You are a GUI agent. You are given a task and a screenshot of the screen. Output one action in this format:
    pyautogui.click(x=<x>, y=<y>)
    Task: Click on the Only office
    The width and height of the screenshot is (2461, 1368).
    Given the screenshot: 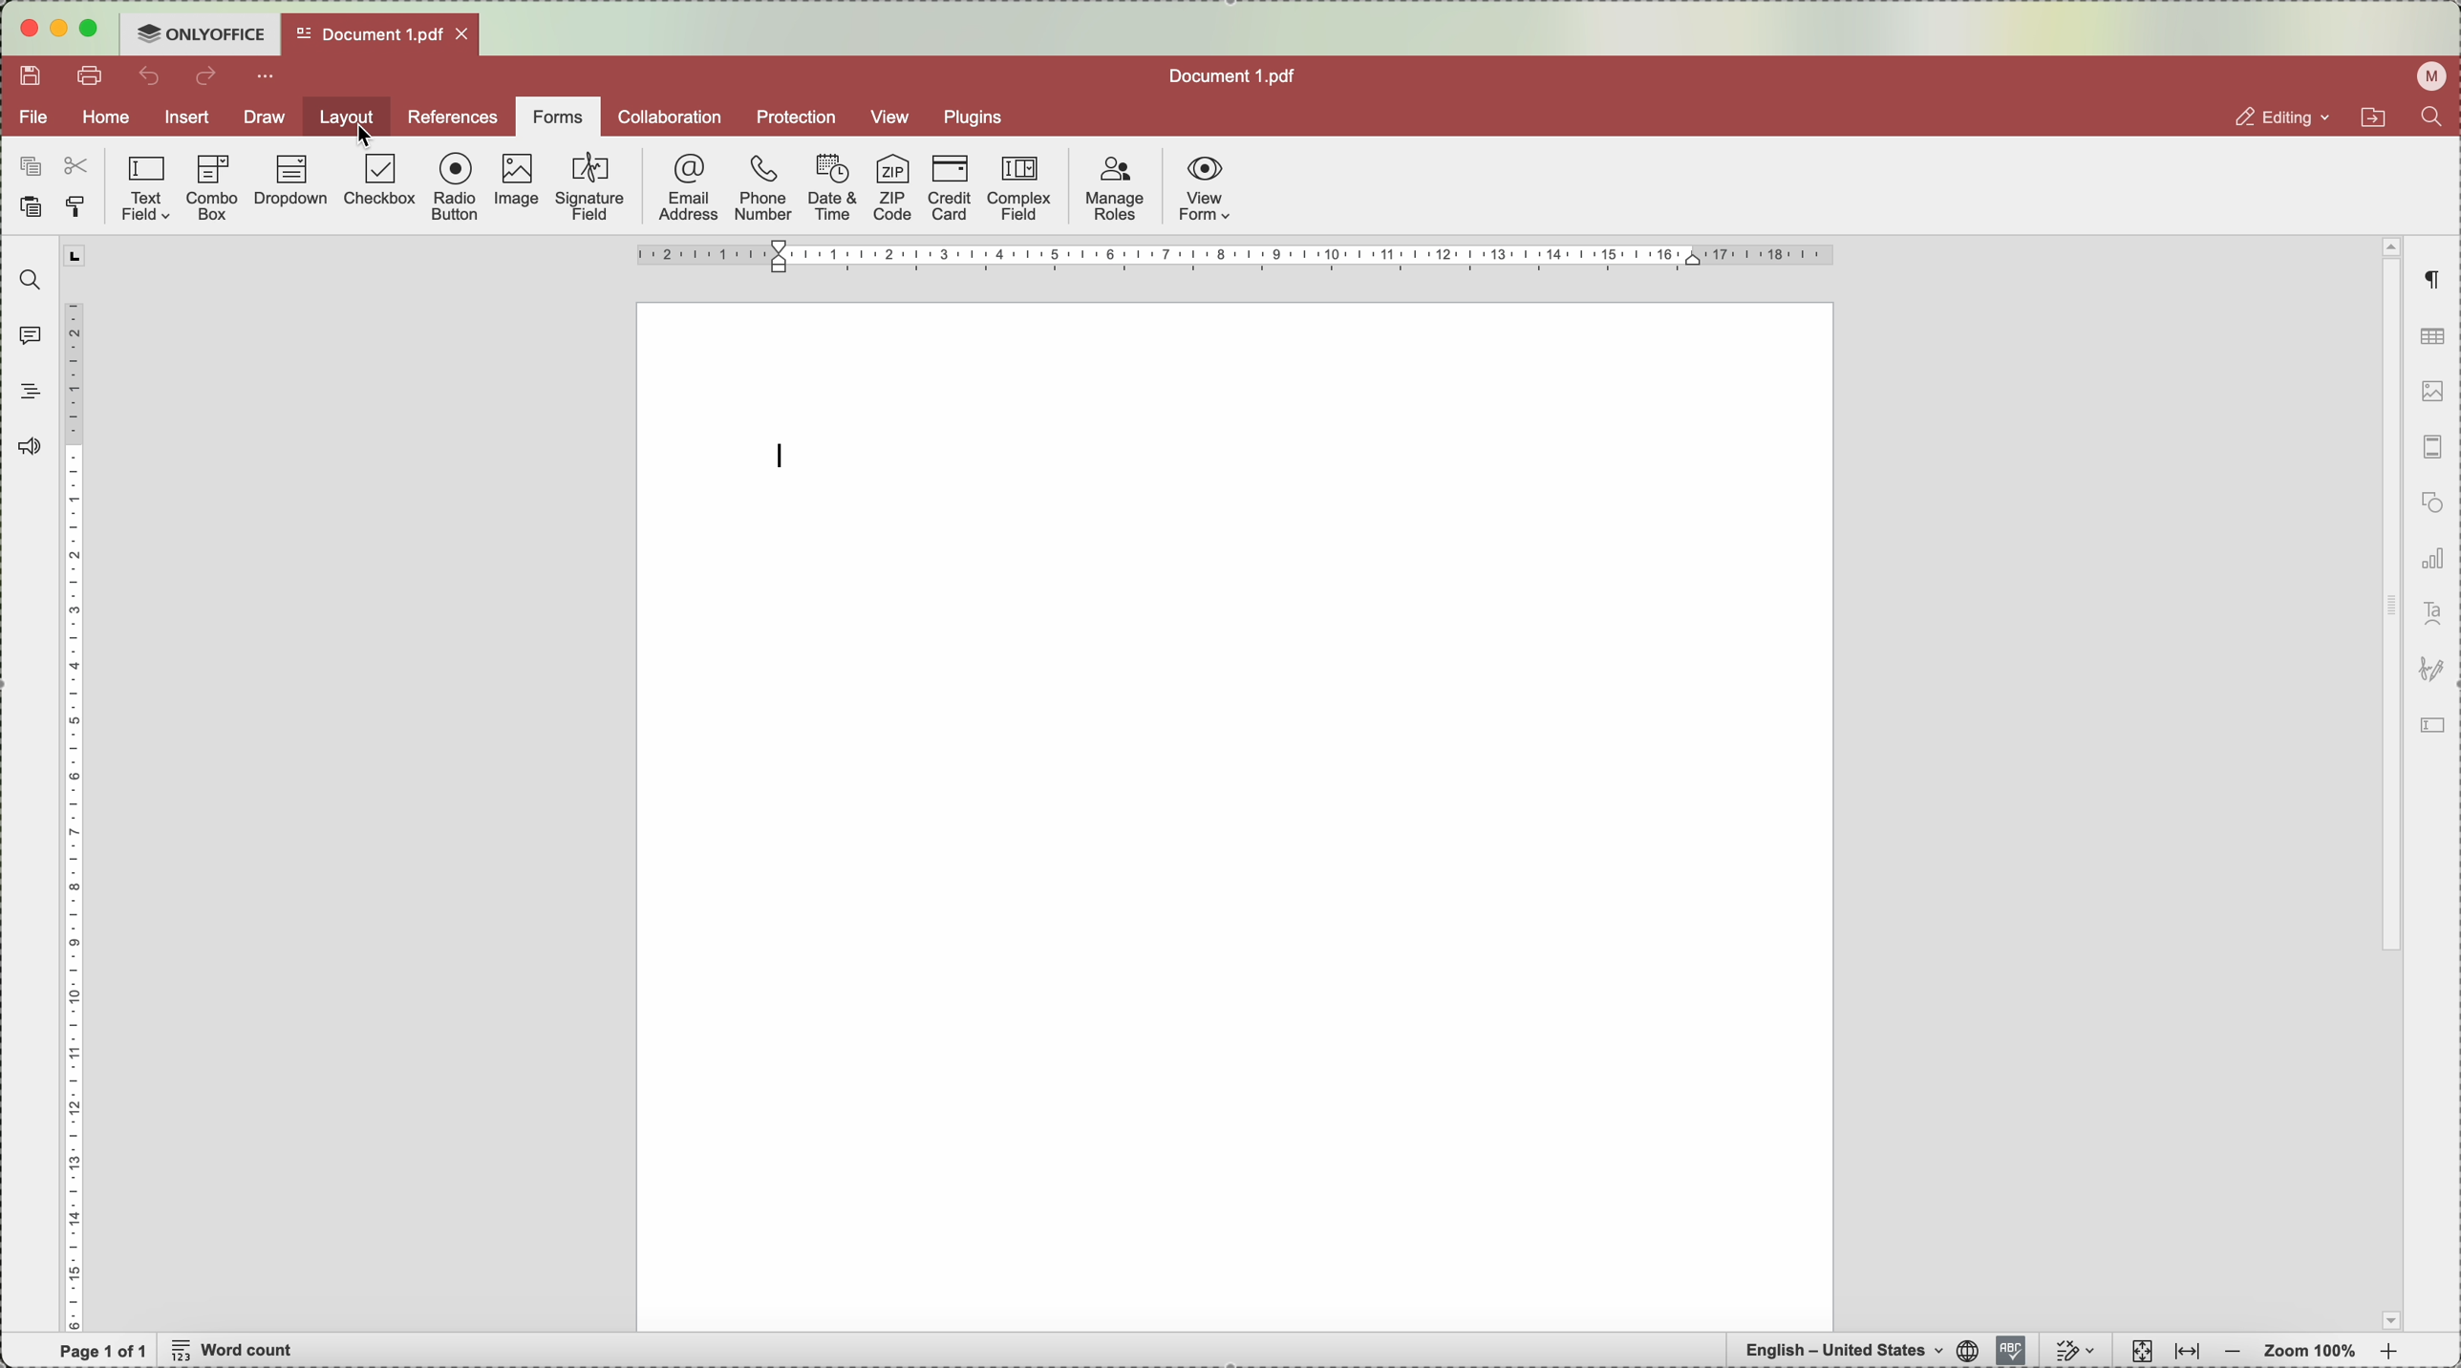 What is the action you would take?
    pyautogui.click(x=201, y=32)
    